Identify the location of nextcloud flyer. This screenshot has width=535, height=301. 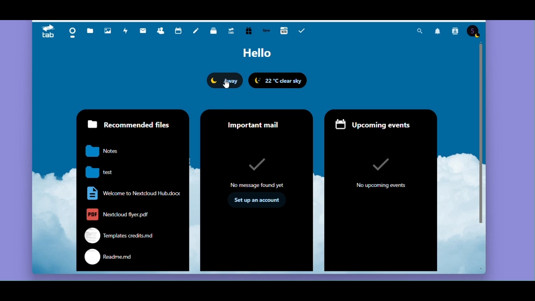
(122, 214).